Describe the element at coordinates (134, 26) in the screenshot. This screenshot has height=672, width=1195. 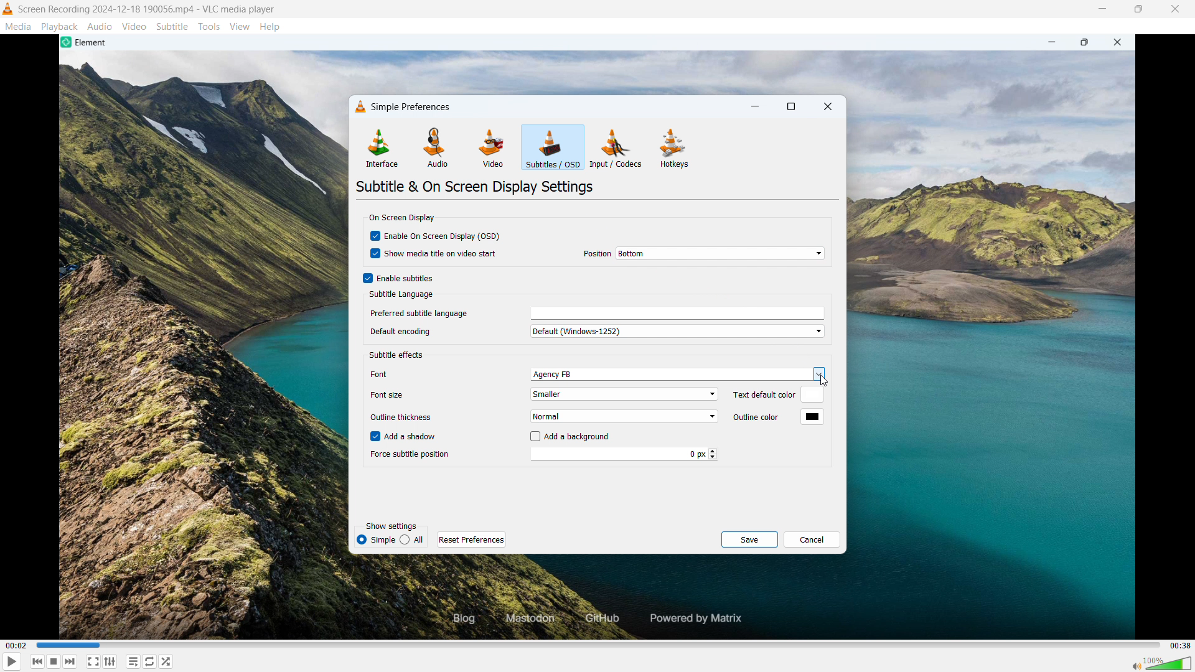
I see `video` at that location.